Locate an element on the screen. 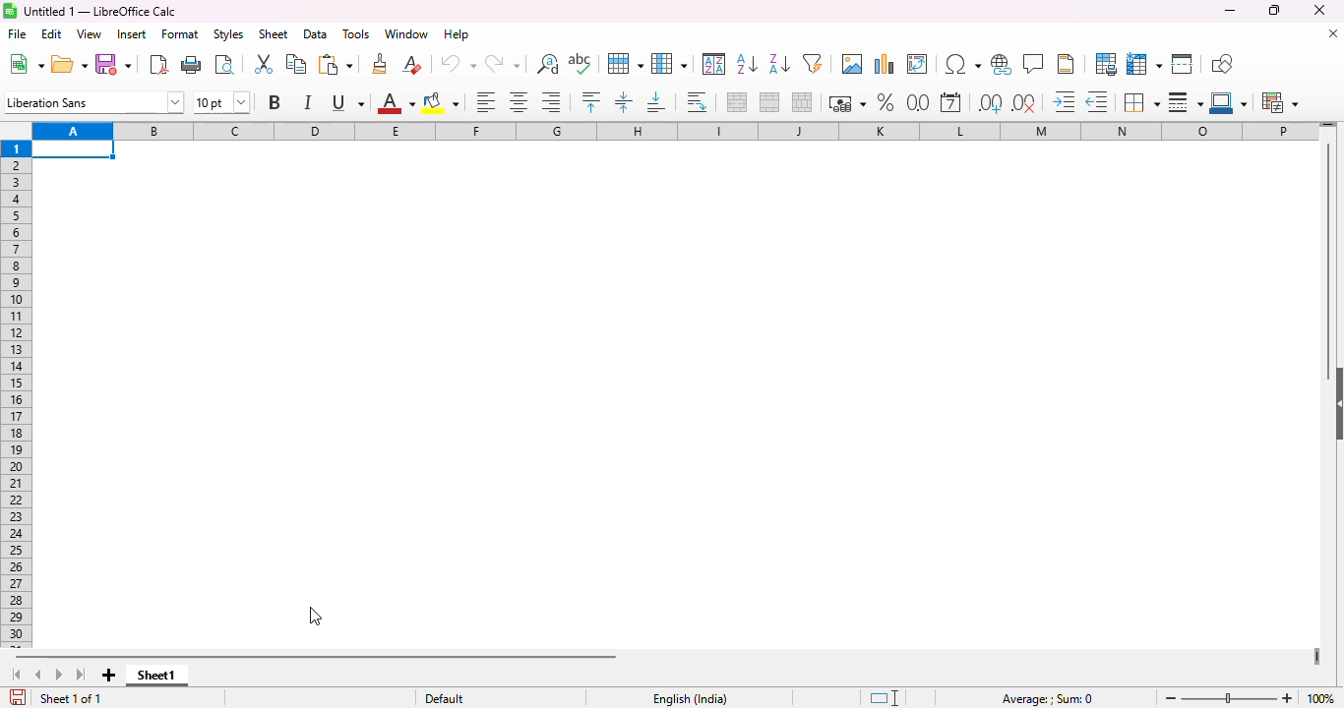 The height and width of the screenshot is (708, 1344). border style is located at coordinates (1186, 101).